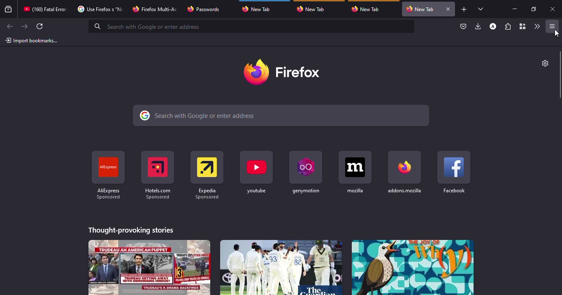 Image resolution: width=562 pixels, height=295 pixels. I want to click on view tab, so click(481, 9).